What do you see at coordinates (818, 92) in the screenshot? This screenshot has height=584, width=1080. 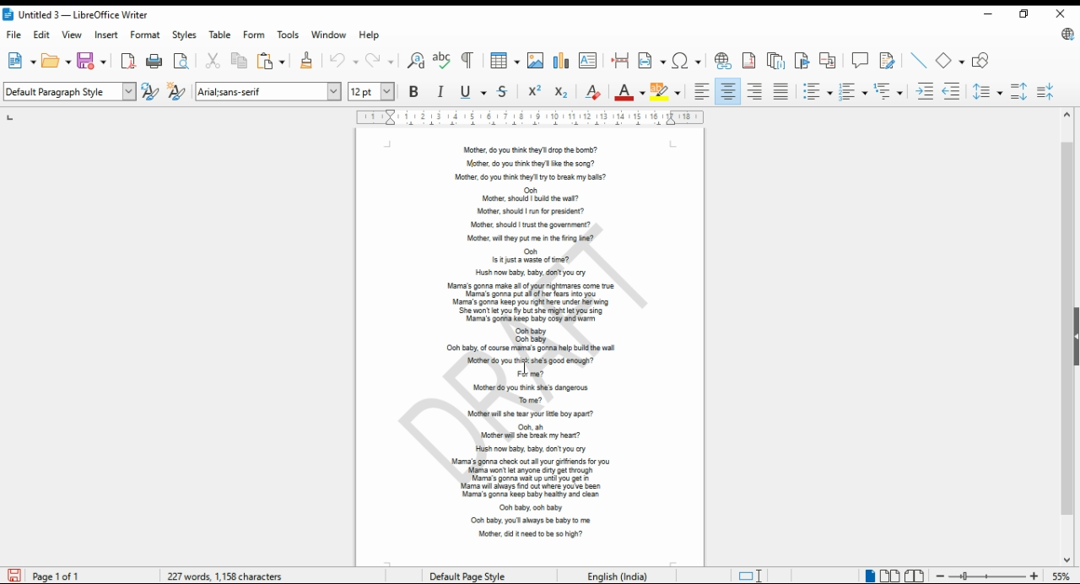 I see `toggle unordered list` at bounding box center [818, 92].